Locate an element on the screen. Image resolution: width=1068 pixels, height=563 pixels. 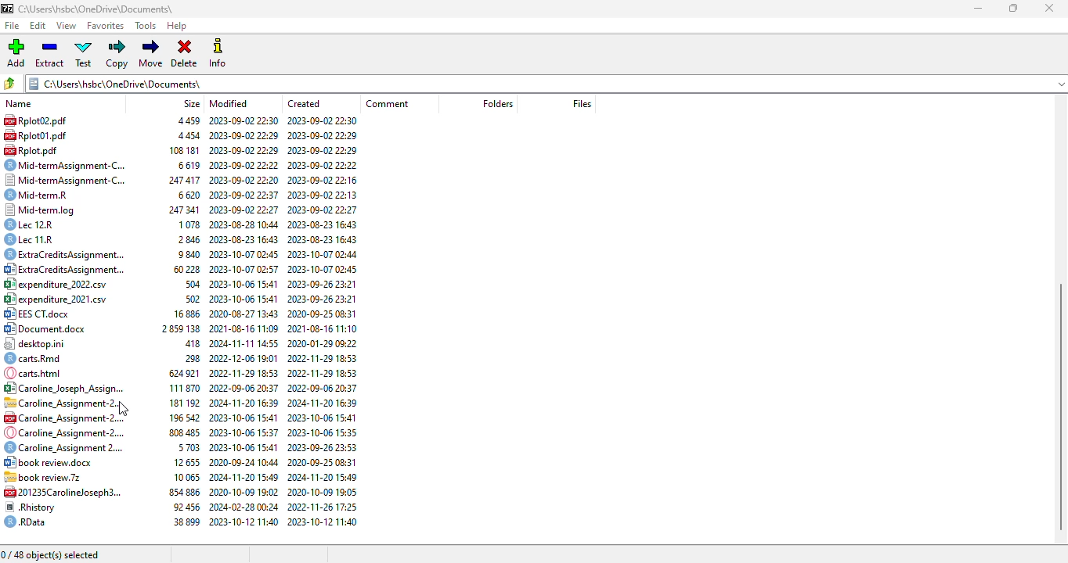
2023-09-02 22:22 is located at coordinates (244, 164).